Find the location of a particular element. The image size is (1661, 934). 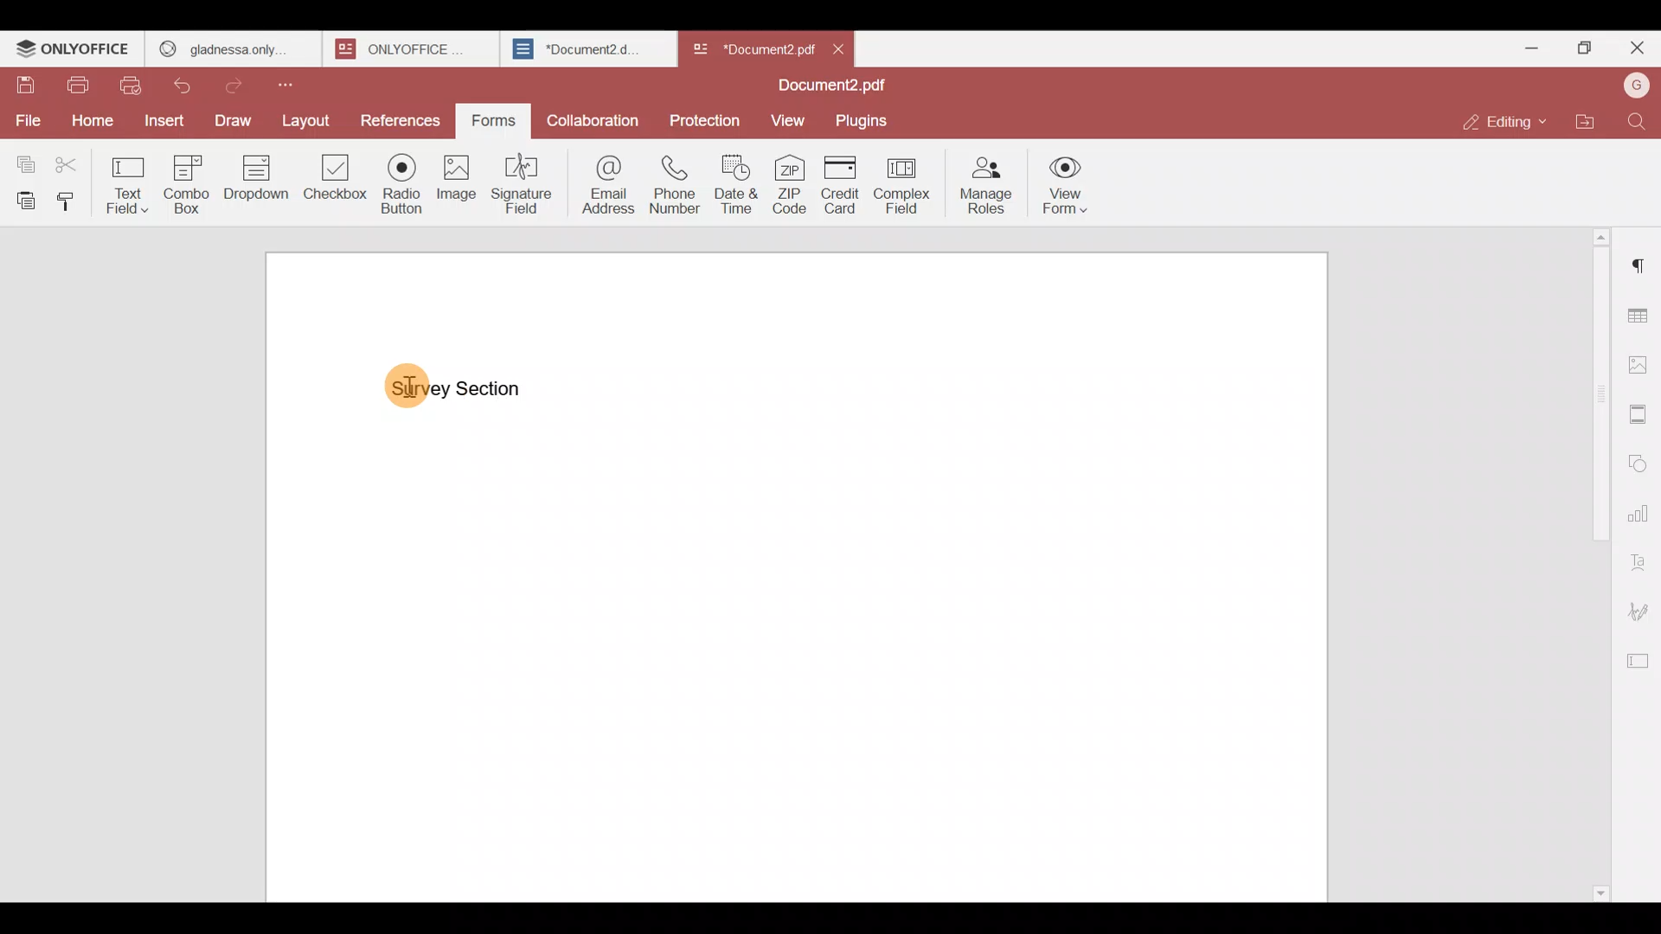

Draw is located at coordinates (233, 120).